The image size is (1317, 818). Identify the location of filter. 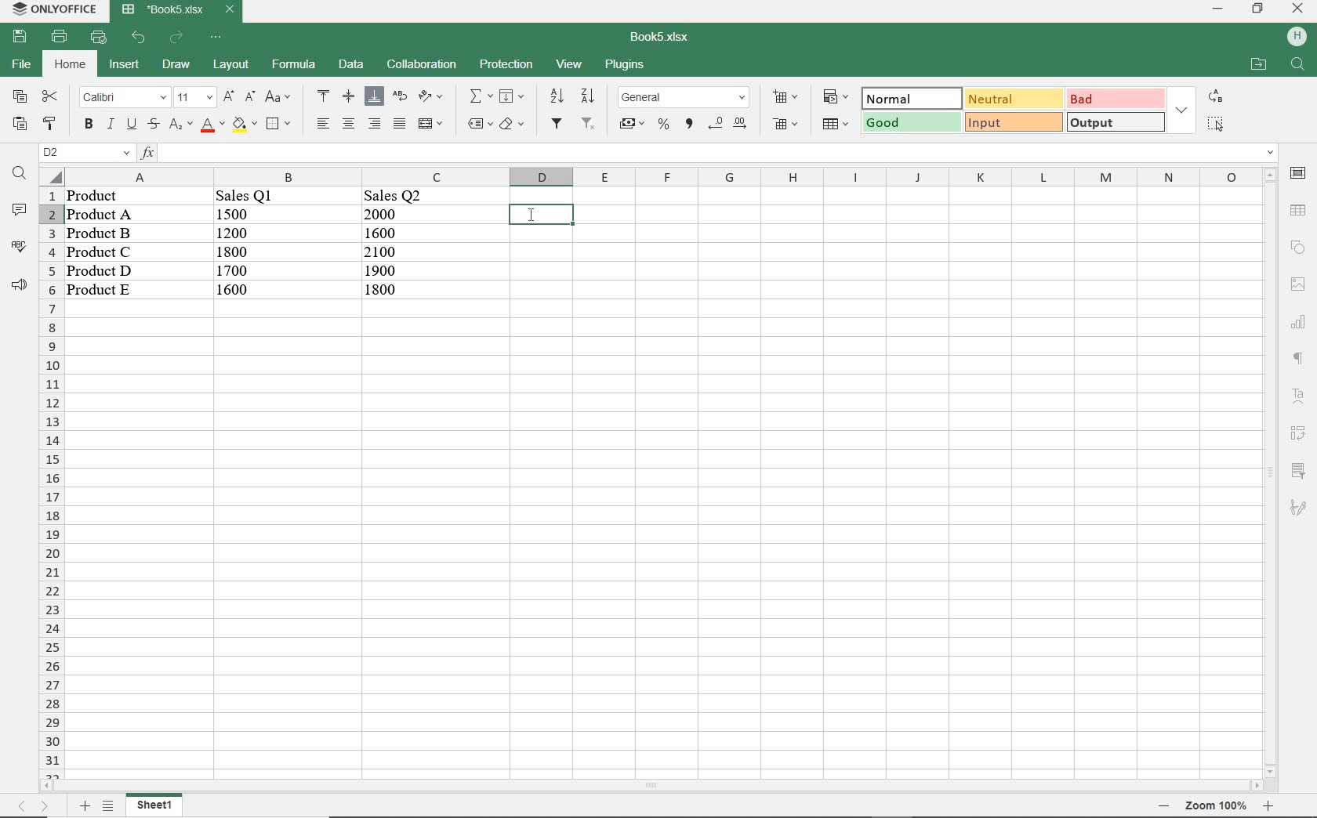
(560, 124).